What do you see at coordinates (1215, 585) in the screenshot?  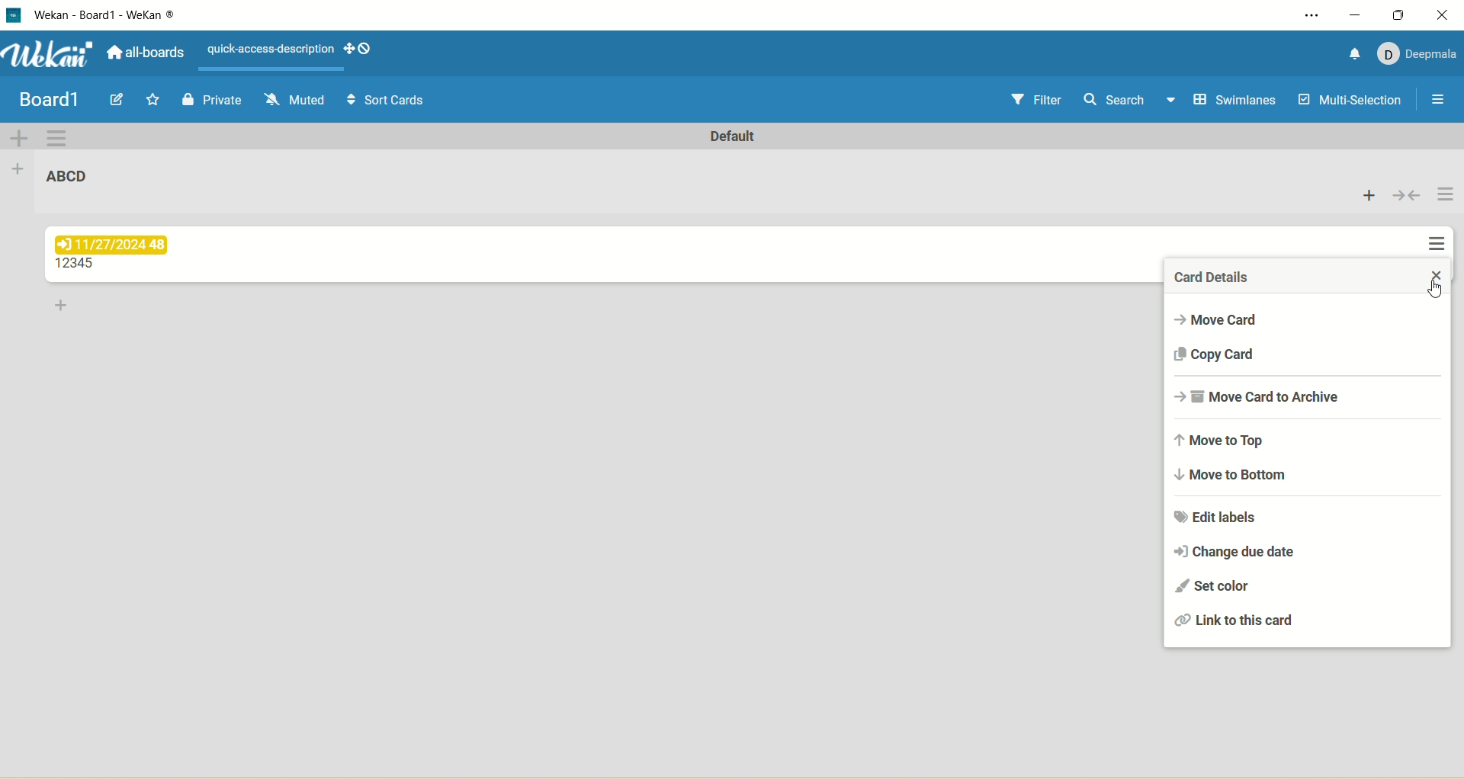 I see `set color` at bounding box center [1215, 585].